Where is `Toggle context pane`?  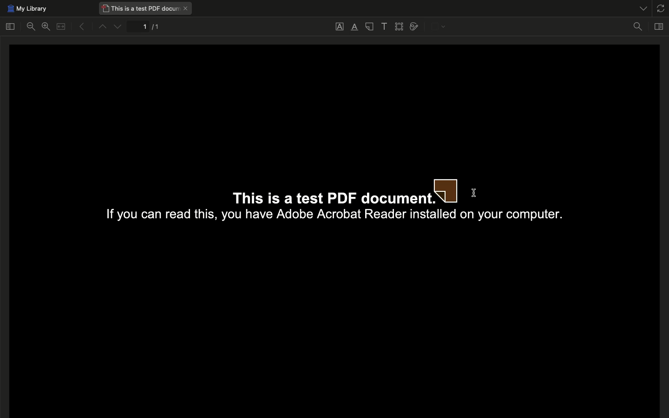
Toggle context pane is located at coordinates (660, 26).